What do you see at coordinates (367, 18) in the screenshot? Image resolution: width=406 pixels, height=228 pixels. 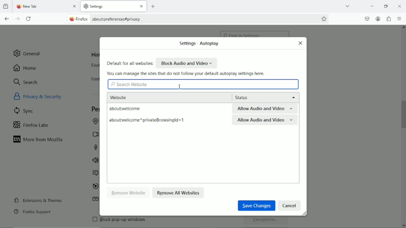 I see `save to pocket` at bounding box center [367, 18].